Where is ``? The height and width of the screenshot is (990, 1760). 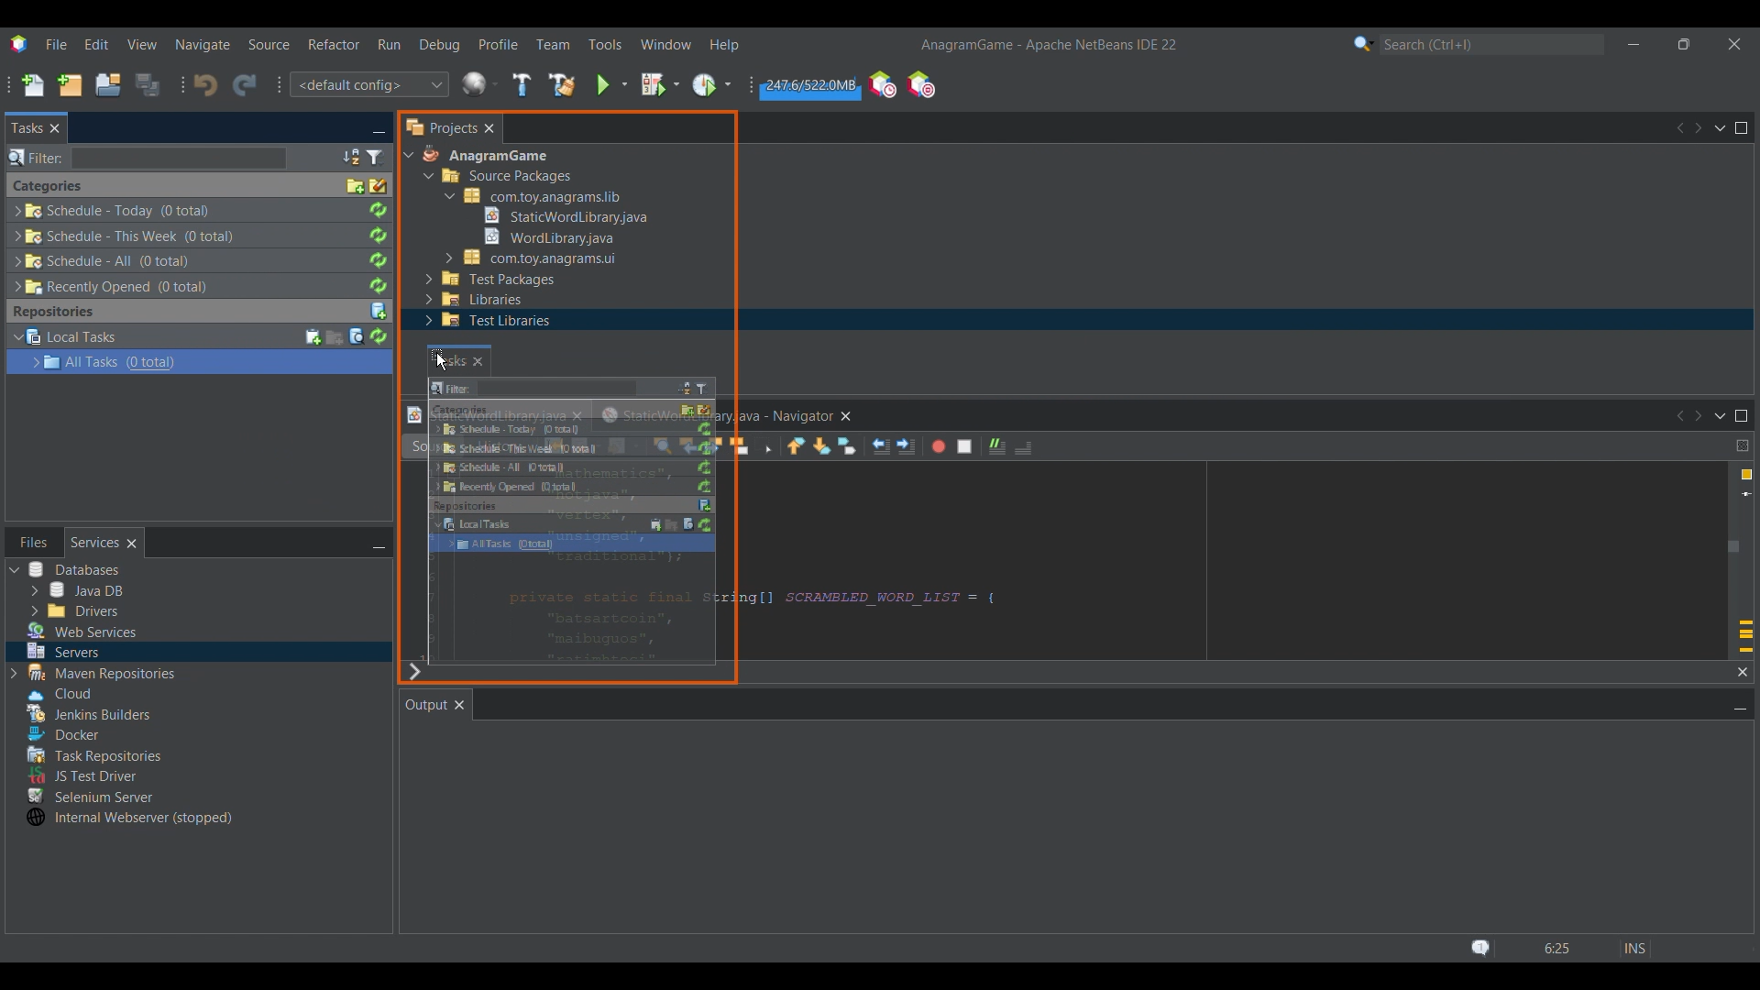  is located at coordinates (83, 631).